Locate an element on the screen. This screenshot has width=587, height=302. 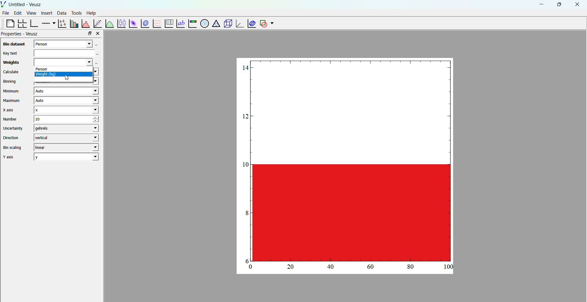
Bin Dataset is located at coordinates (13, 44).